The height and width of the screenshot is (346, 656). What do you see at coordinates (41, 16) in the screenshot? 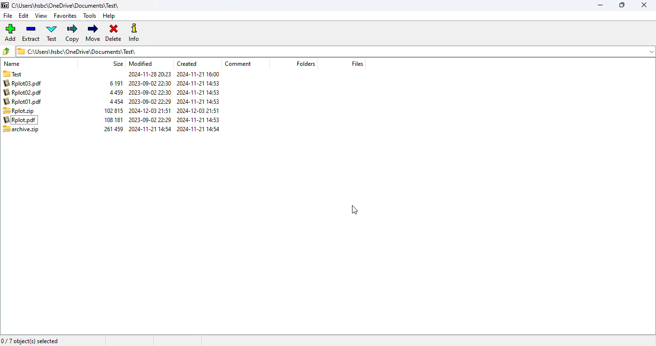
I see `view` at bounding box center [41, 16].